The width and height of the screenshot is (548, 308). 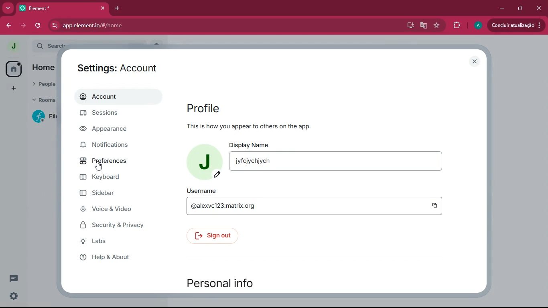 I want to click on extensions, so click(x=456, y=24).